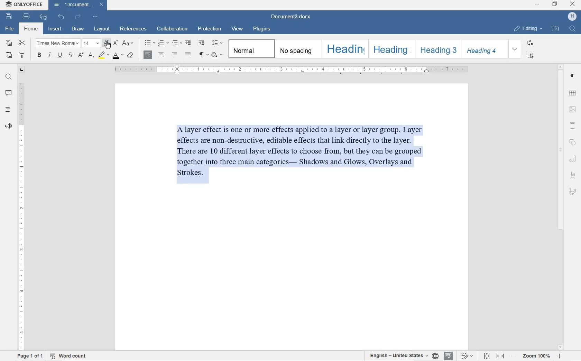 Image resolution: width=581 pixels, height=361 pixels. I want to click on TABLE, so click(573, 94).